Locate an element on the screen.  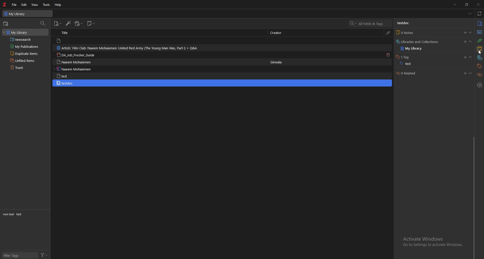
unfiled items is located at coordinates (26, 61).